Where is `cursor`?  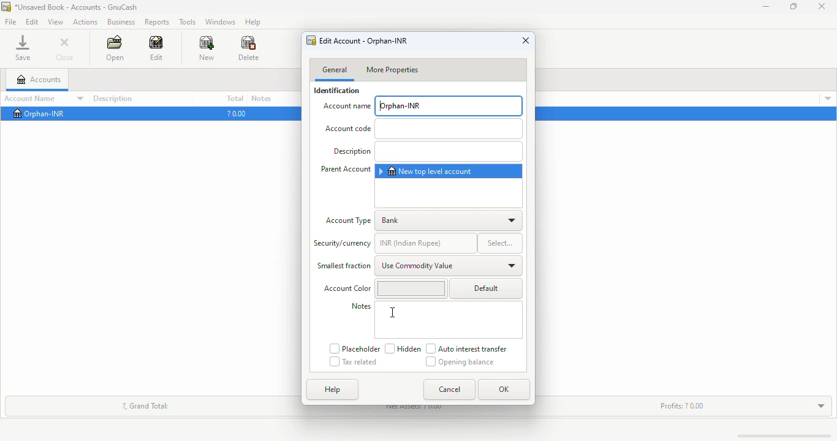 cursor is located at coordinates (392, 312).